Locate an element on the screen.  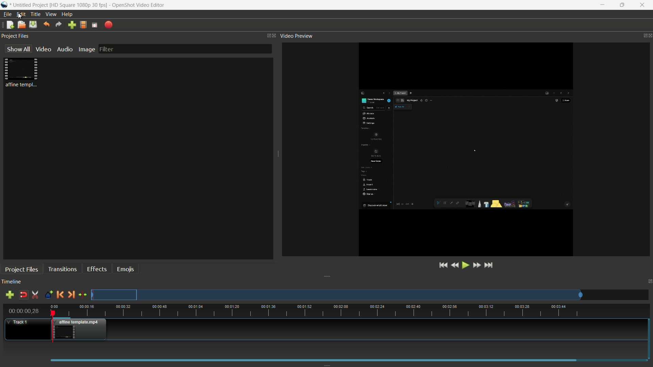
save file is located at coordinates (33, 24).